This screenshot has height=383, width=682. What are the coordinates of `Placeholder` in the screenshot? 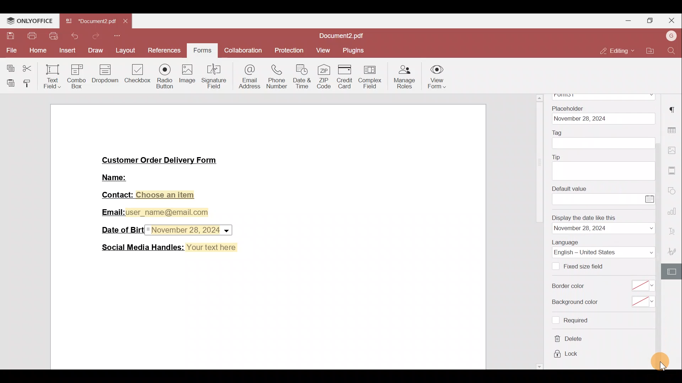 It's located at (570, 108).